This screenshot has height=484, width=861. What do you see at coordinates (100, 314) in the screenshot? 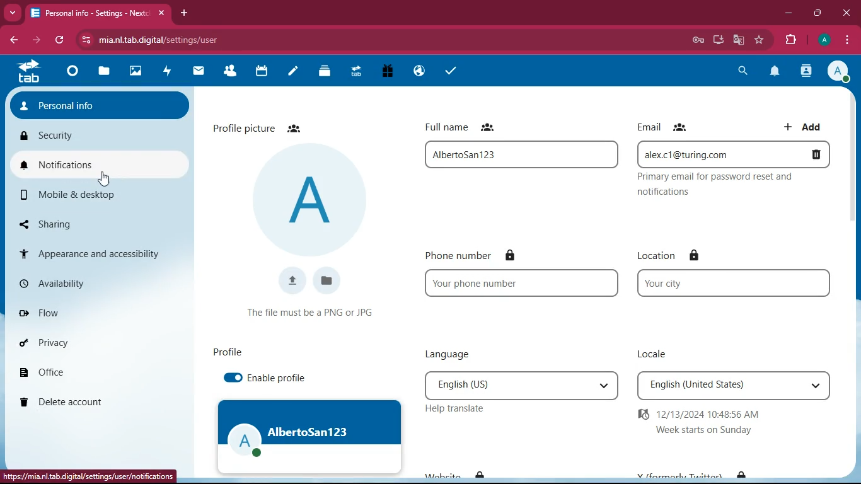
I see `flow` at bounding box center [100, 314].